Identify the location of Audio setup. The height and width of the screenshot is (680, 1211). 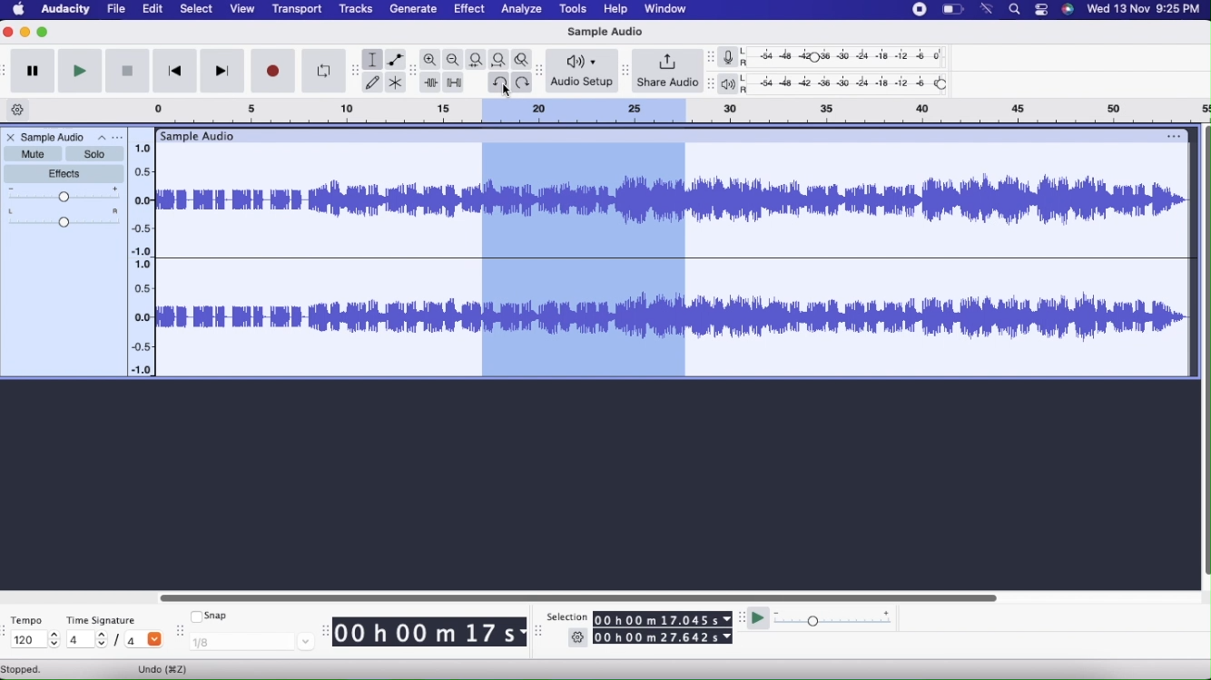
(581, 71).